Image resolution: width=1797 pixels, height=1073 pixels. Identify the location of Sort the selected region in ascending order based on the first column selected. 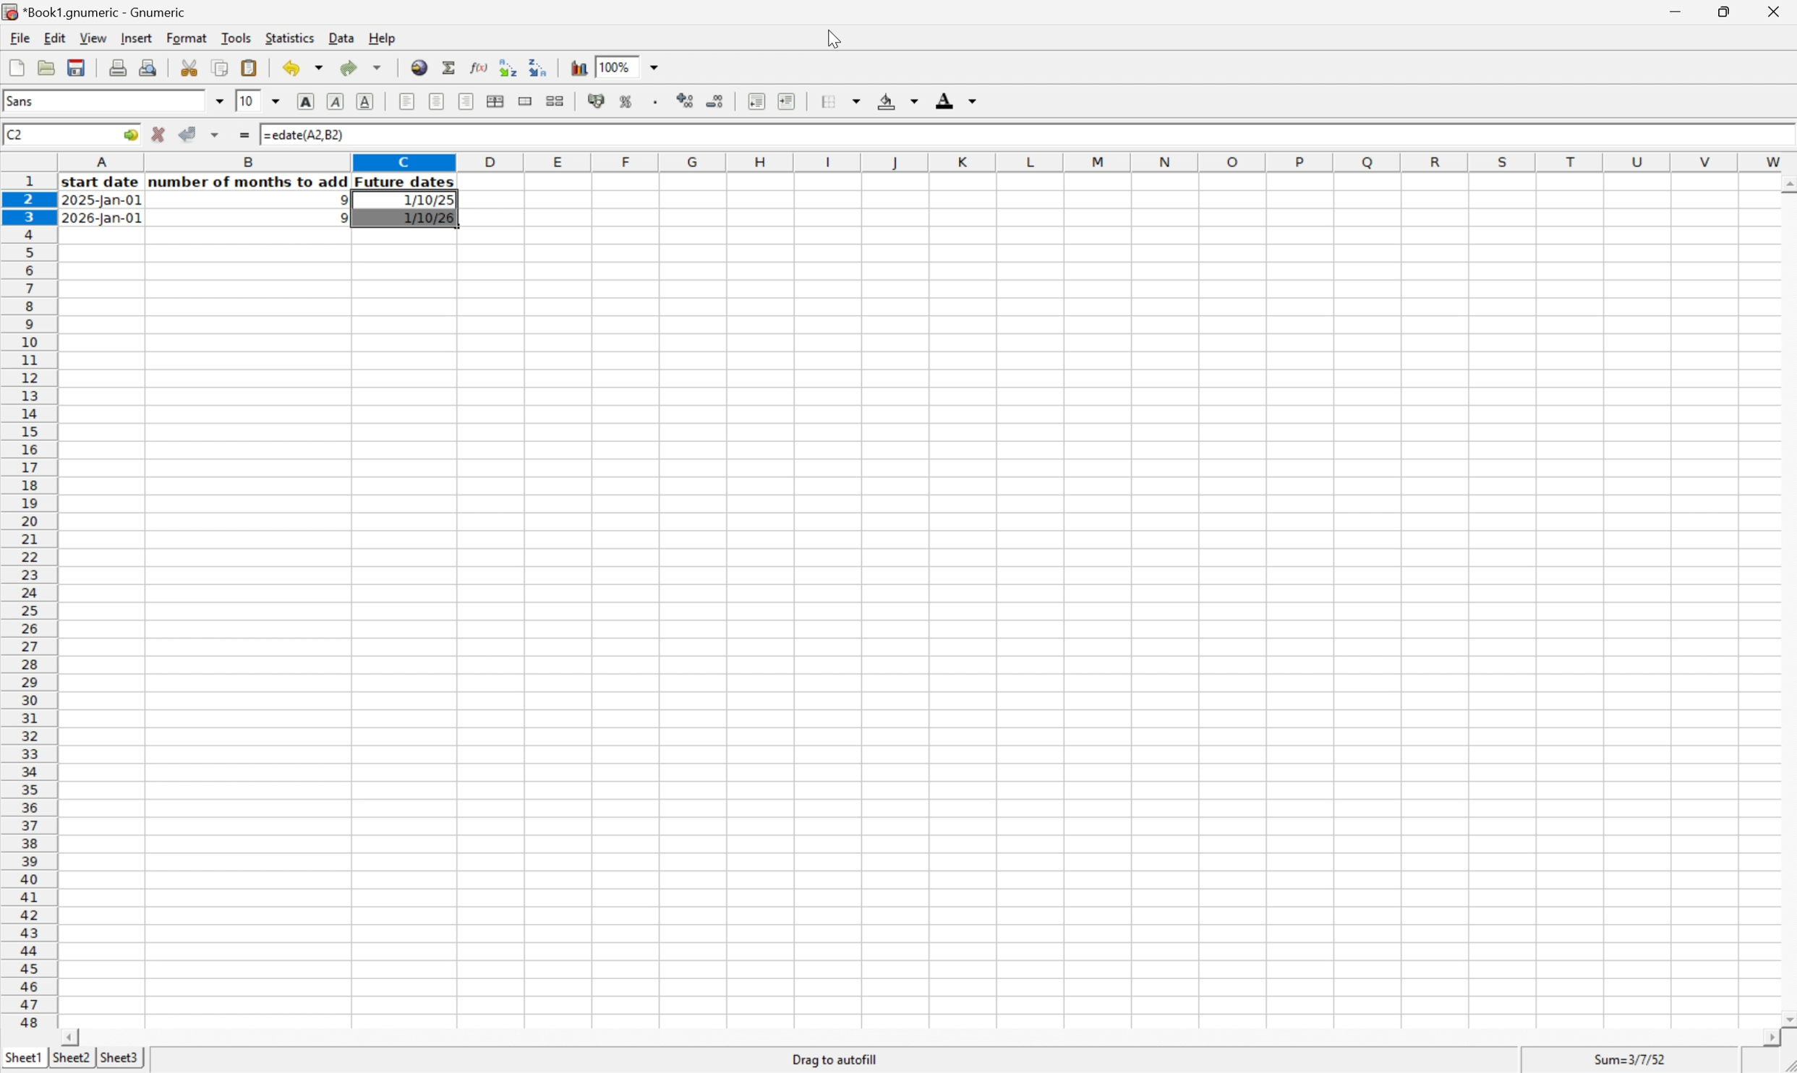
(507, 66).